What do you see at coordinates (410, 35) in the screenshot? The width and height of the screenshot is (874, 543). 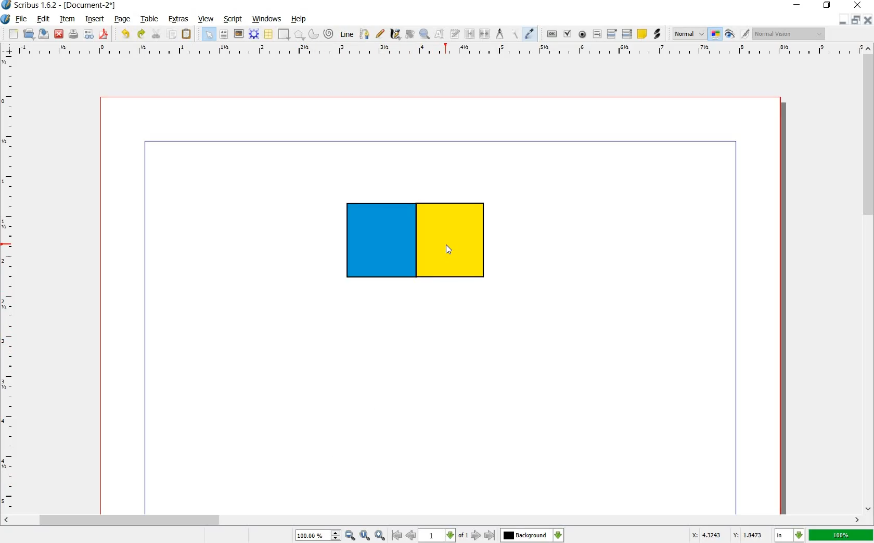 I see `rotate item` at bounding box center [410, 35].